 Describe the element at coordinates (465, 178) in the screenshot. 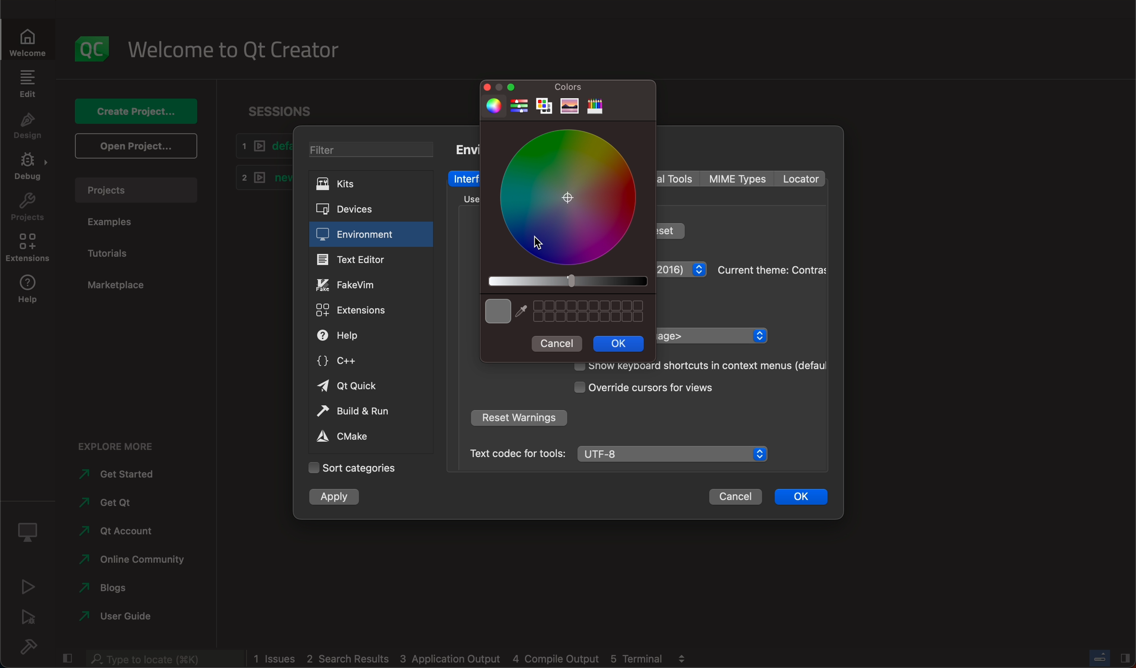

I see `interface` at that location.